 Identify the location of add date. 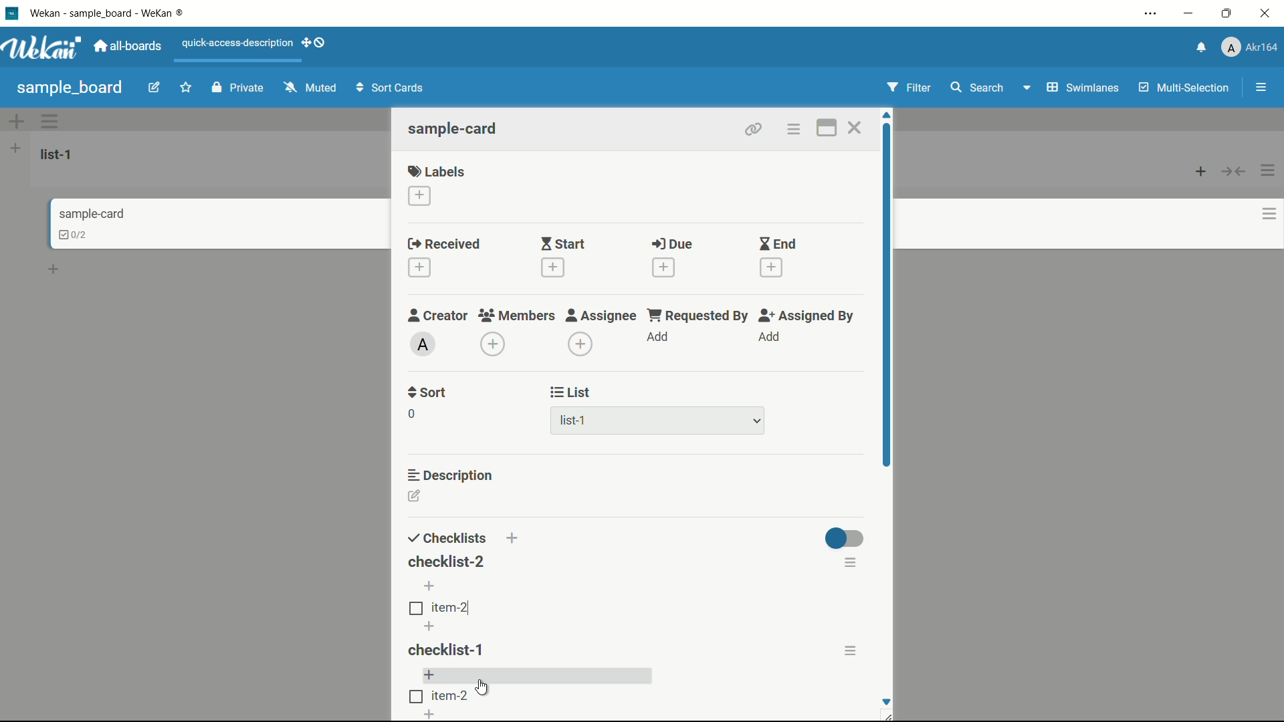
(663, 267).